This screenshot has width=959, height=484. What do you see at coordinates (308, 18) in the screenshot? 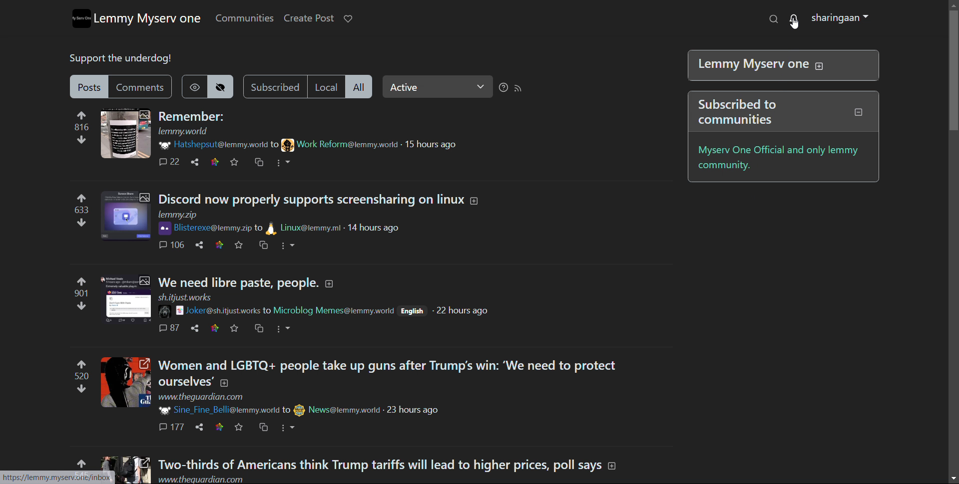
I see `create post` at bounding box center [308, 18].